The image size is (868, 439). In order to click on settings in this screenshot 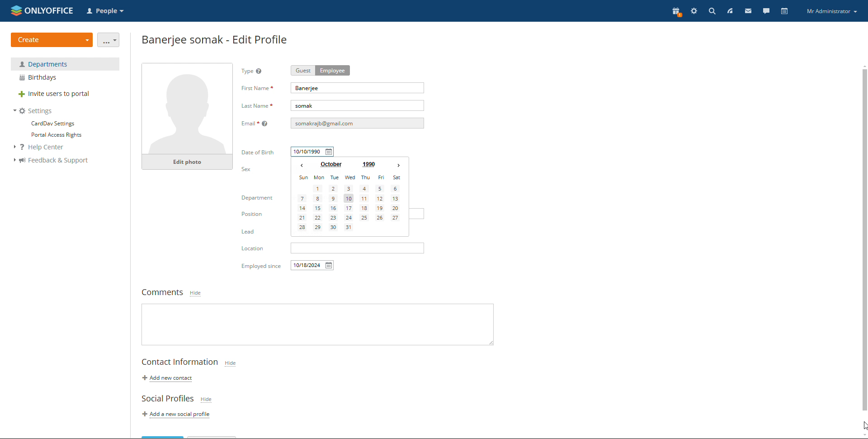, I will do `click(694, 12)`.